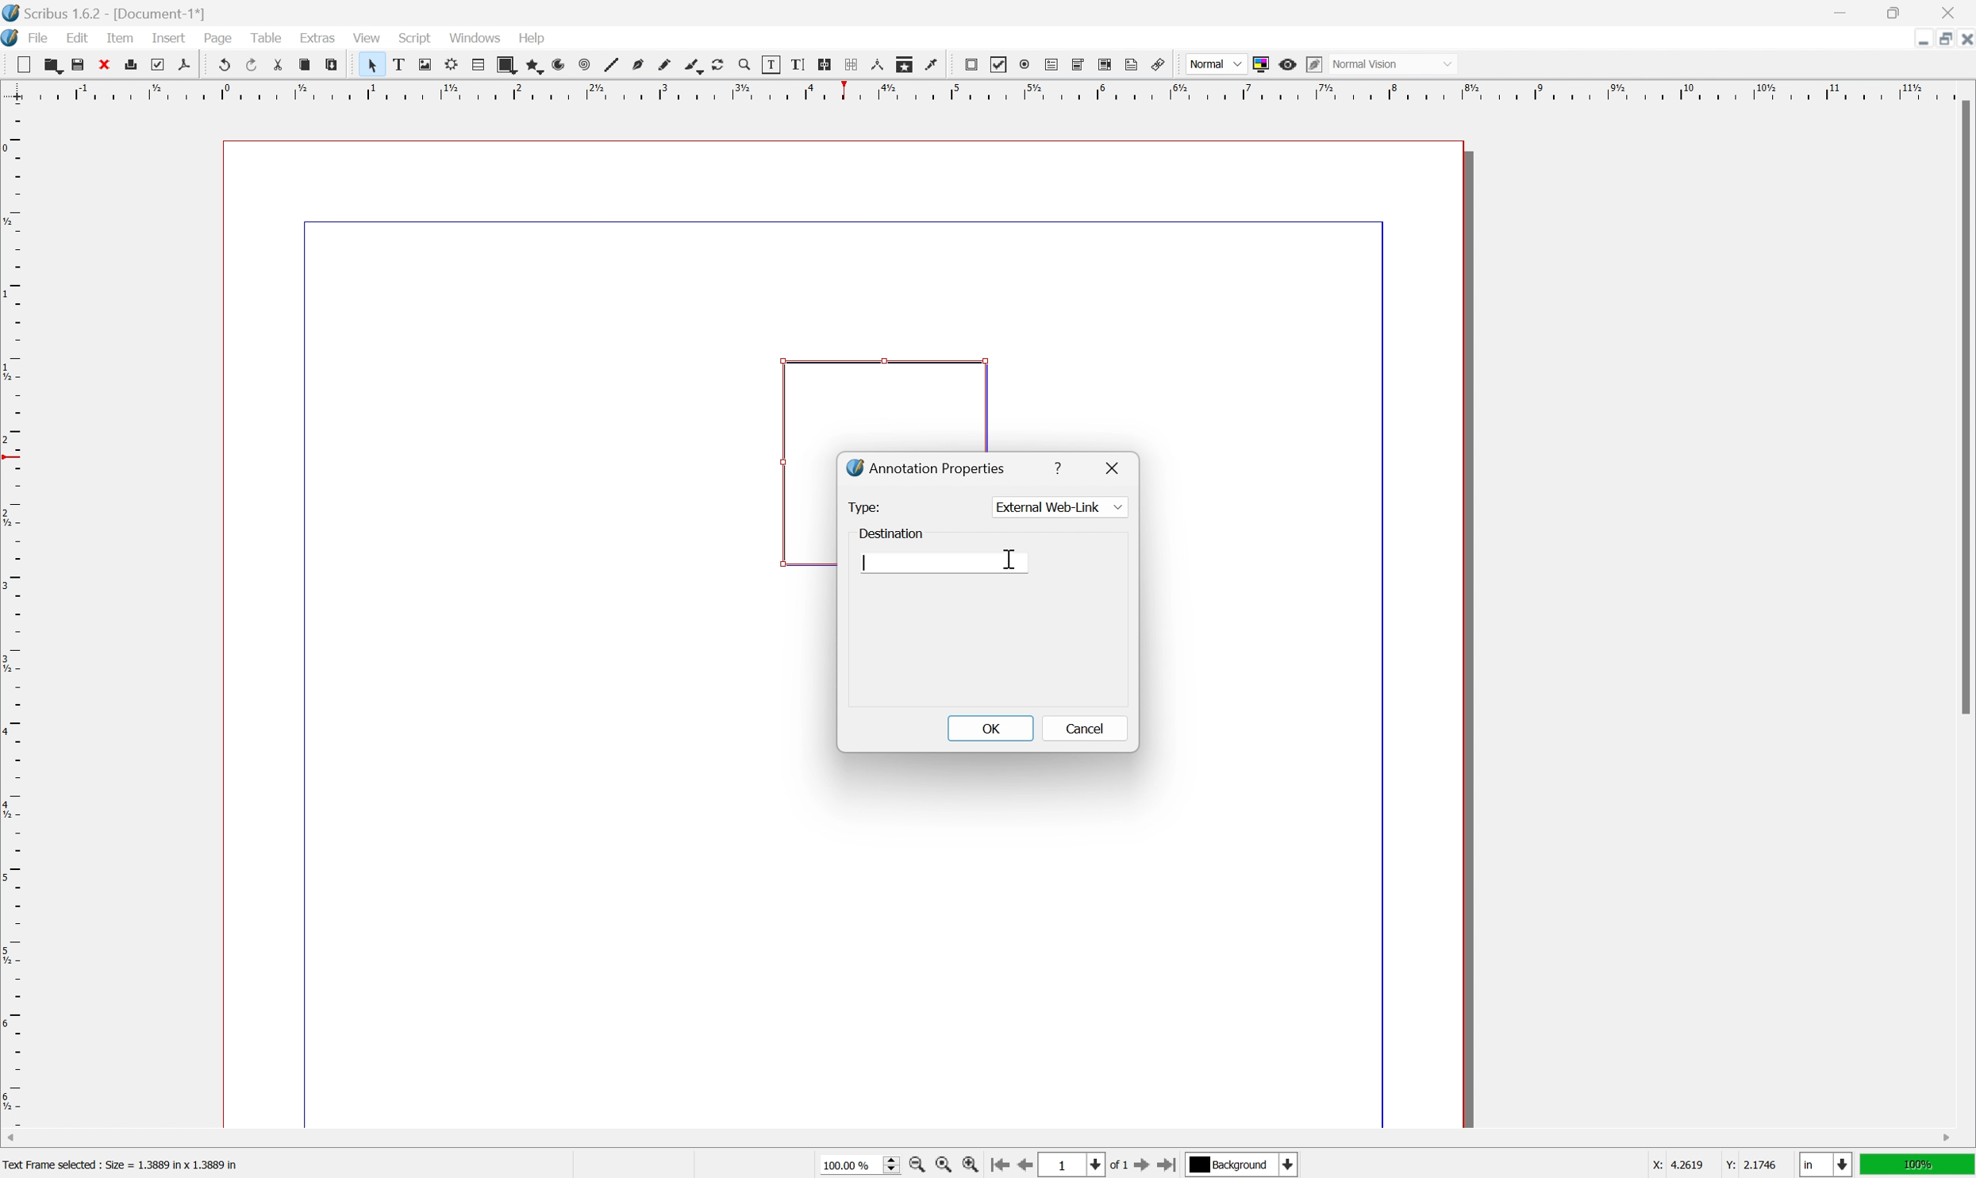 This screenshot has width=1976, height=1178. What do you see at coordinates (979, 1139) in the screenshot?
I see `scroll bar` at bounding box center [979, 1139].